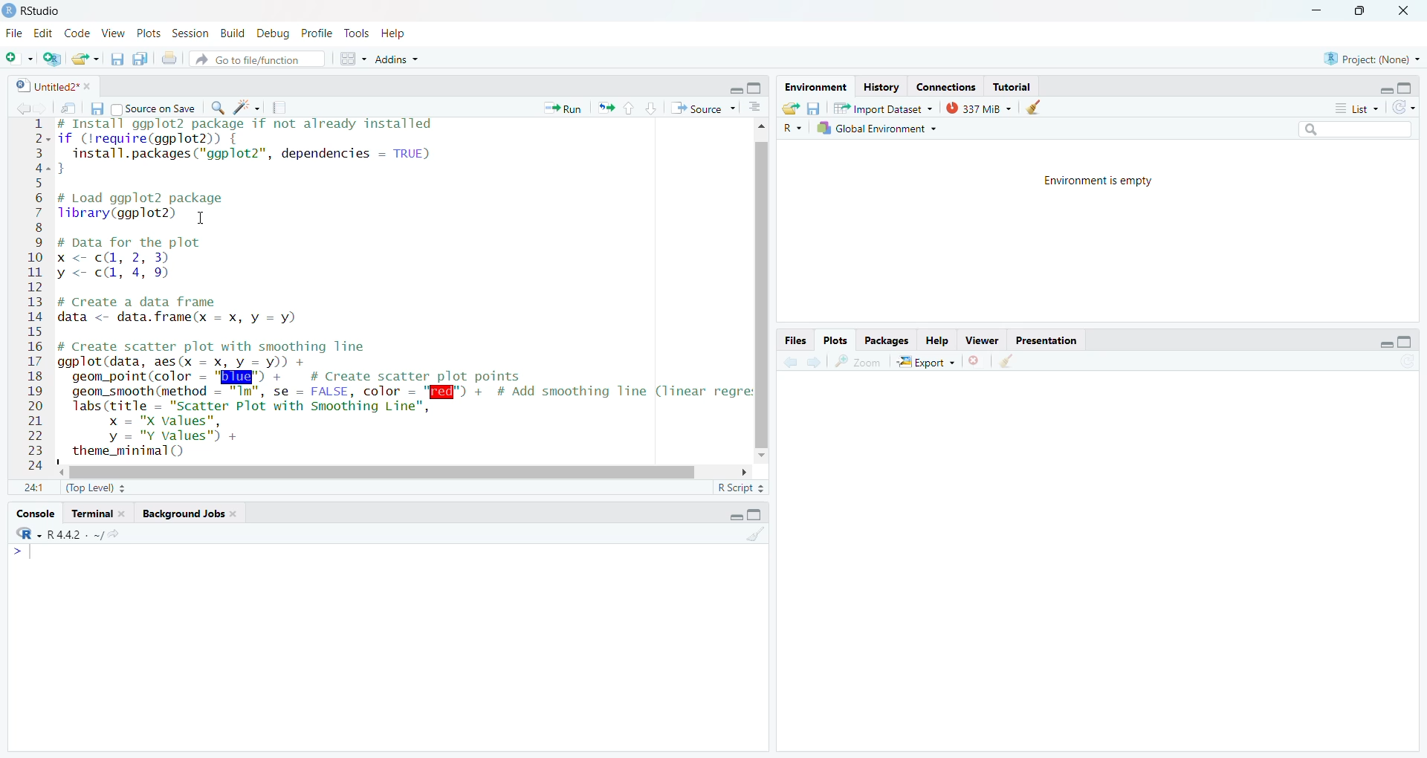 This screenshot has width=1427, height=758. What do you see at coordinates (233, 33) in the screenshot?
I see `Build` at bounding box center [233, 33].